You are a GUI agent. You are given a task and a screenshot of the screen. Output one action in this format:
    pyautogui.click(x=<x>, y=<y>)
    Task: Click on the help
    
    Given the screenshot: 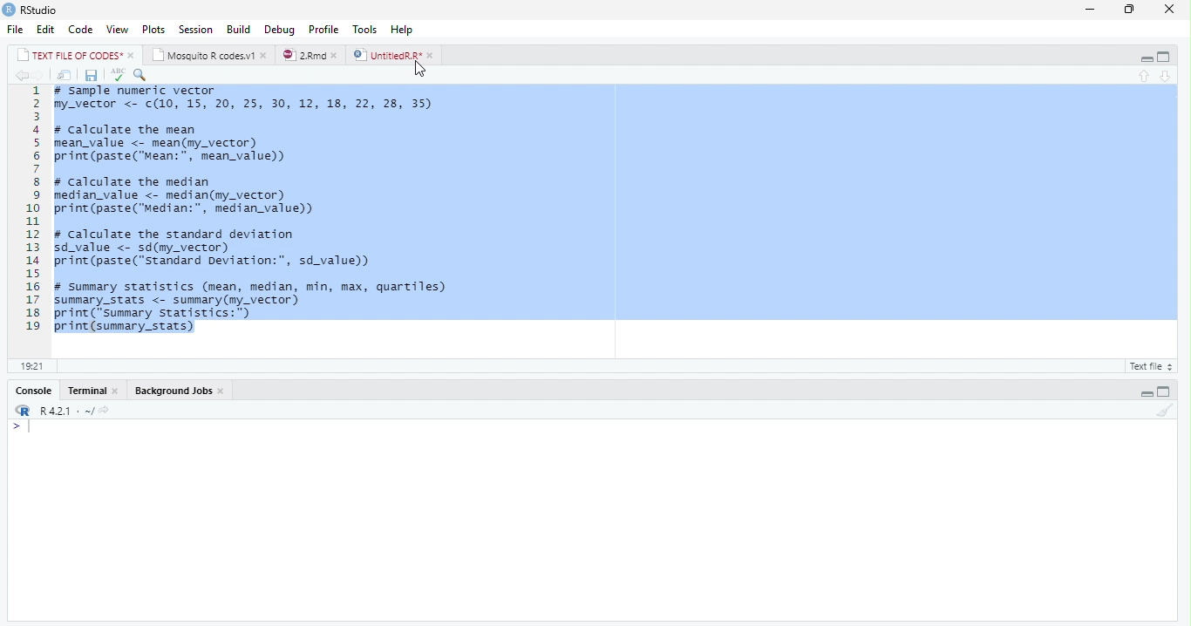 What is the action you would take?
    pyautogui.click(x=402, y=30)
    